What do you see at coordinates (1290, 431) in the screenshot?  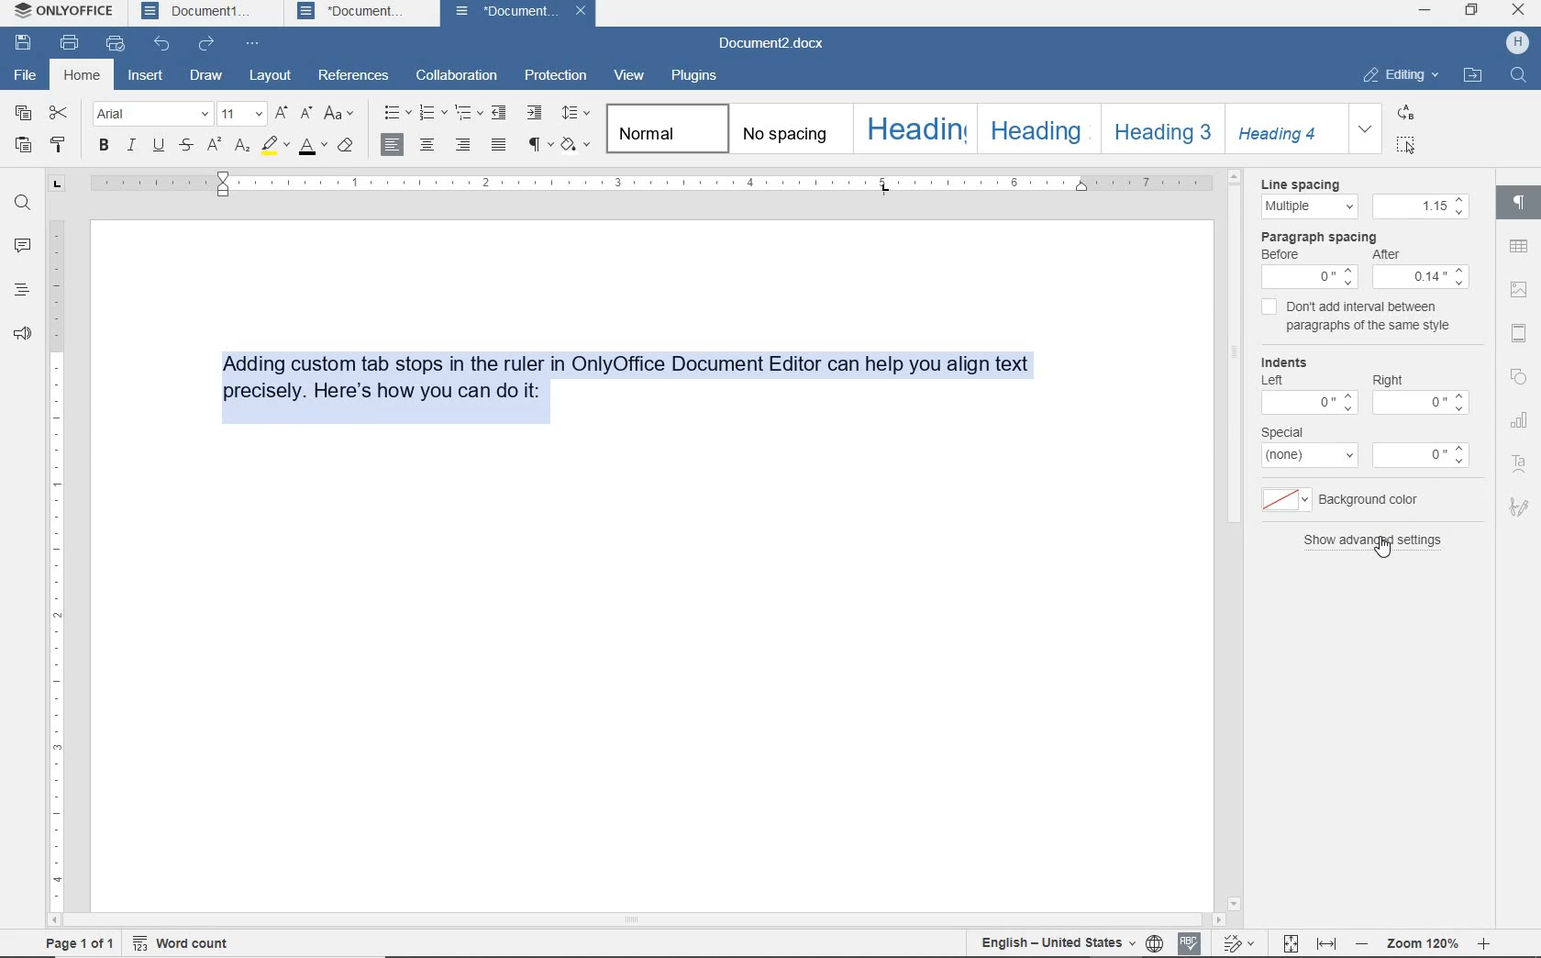 I see `special` at bounding box center [1290, 431].